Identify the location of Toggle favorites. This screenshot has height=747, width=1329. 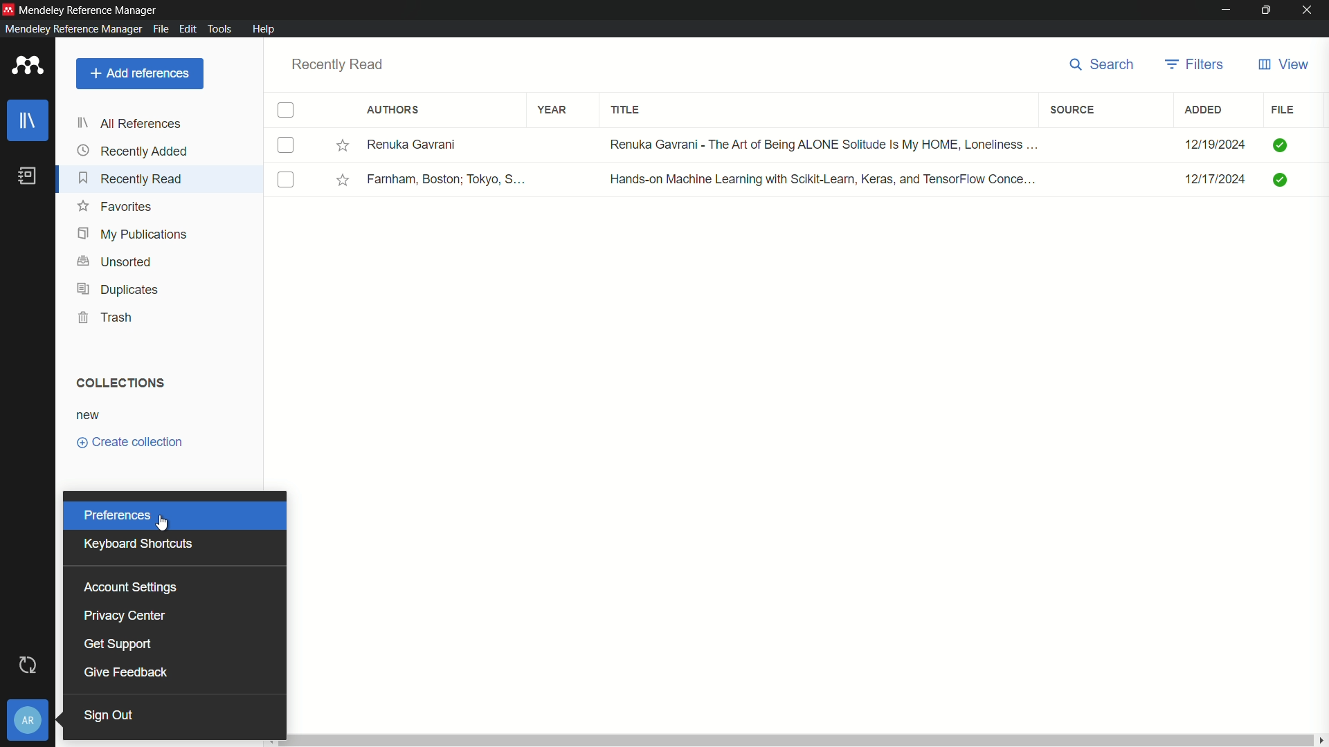
(343, 181).